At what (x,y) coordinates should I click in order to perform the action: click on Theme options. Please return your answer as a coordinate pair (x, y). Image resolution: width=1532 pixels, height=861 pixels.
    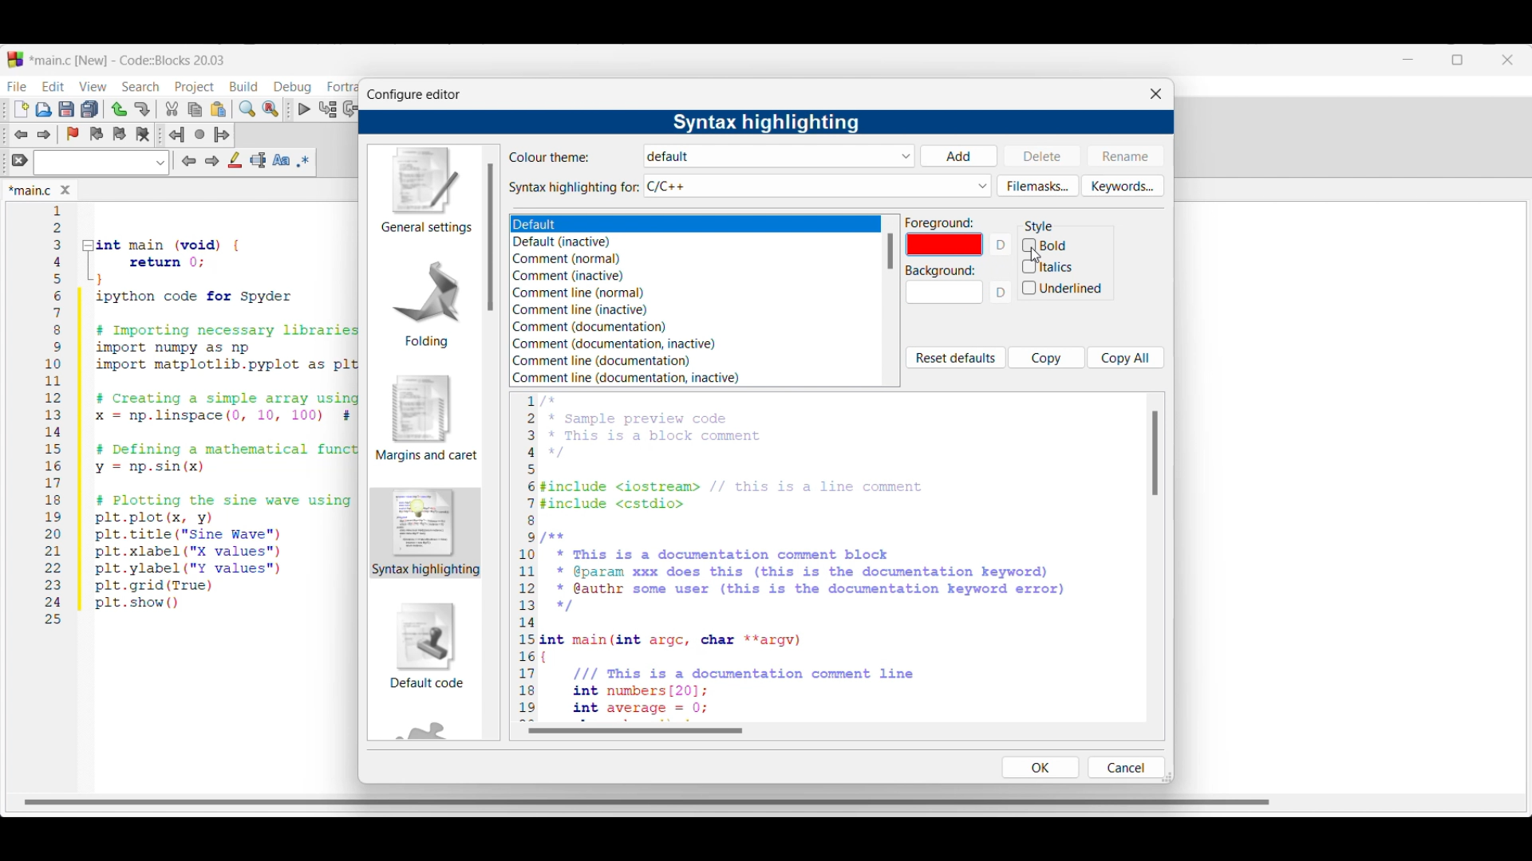
    Looking at the image, I should click on (626, 225).